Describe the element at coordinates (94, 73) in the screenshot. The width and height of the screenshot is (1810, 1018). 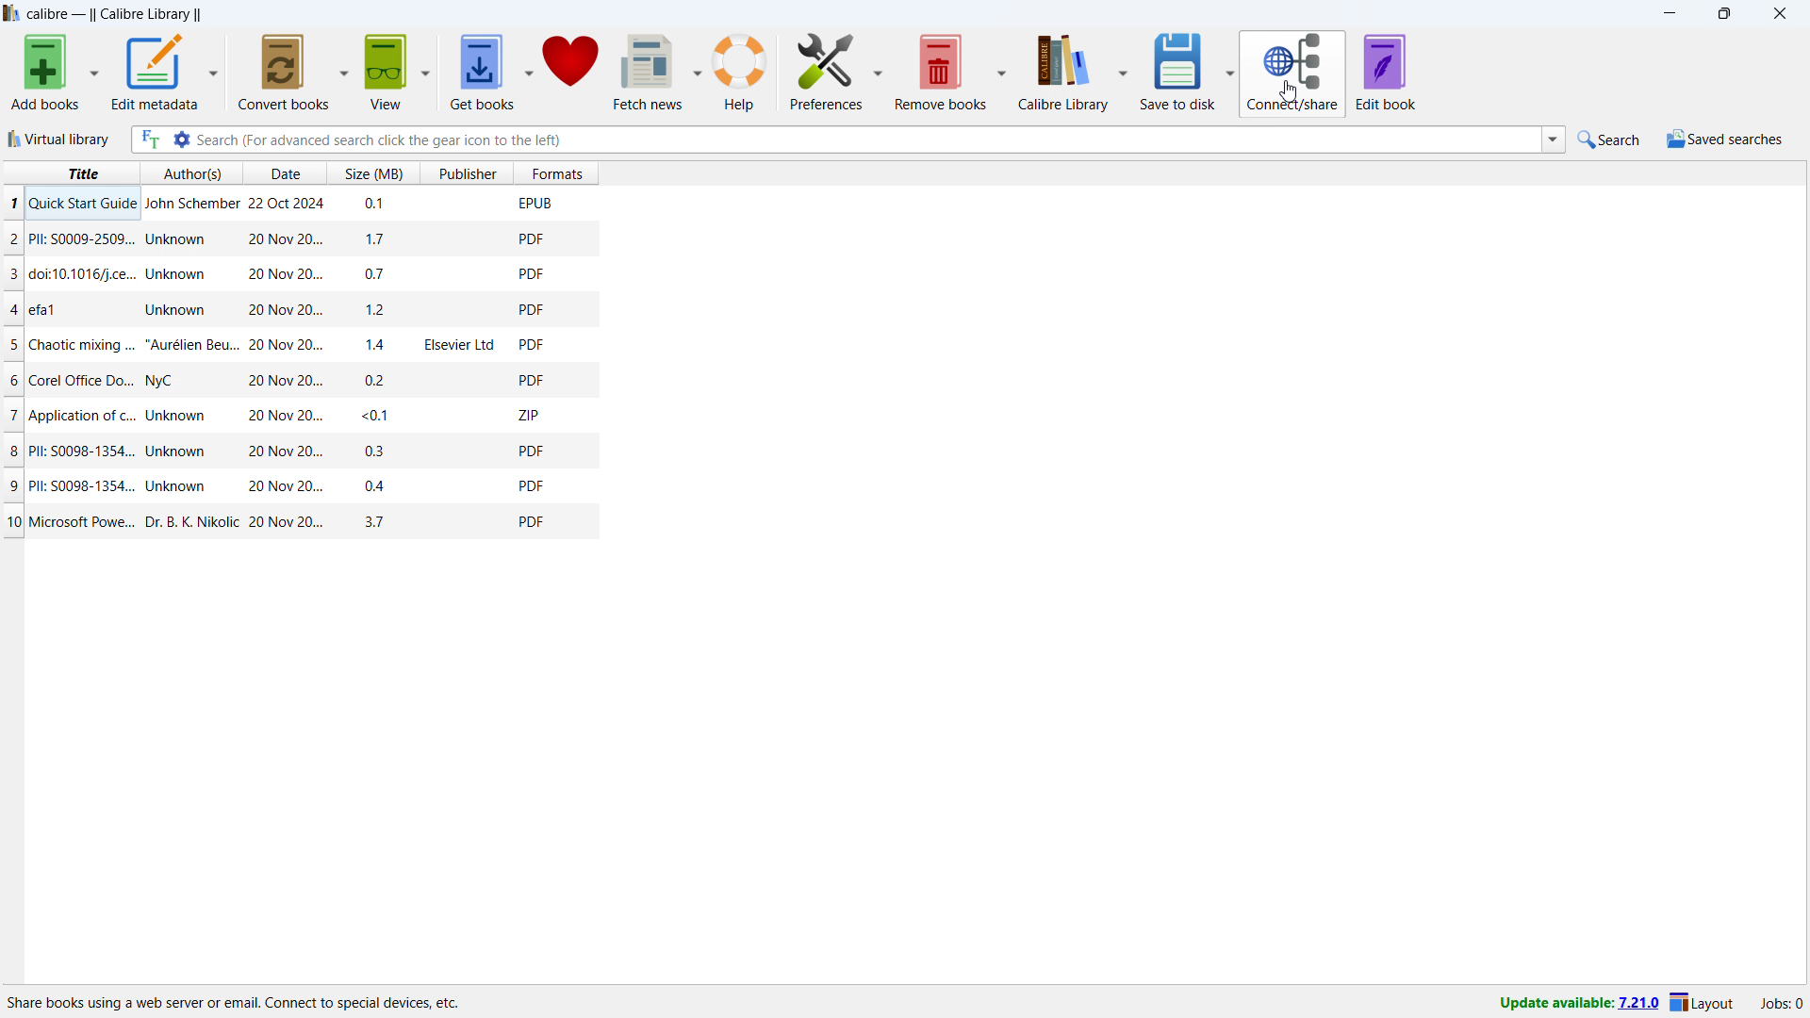
I see `add books options` at that location.